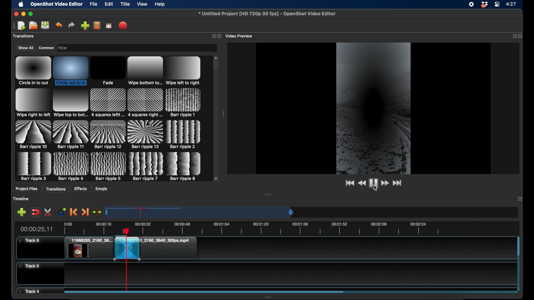 This screenshot has width=534, height=300. What do you see at coordinates (216, 66) in the screenshot?
I see `scroll box` at bounding box center [216, 66].